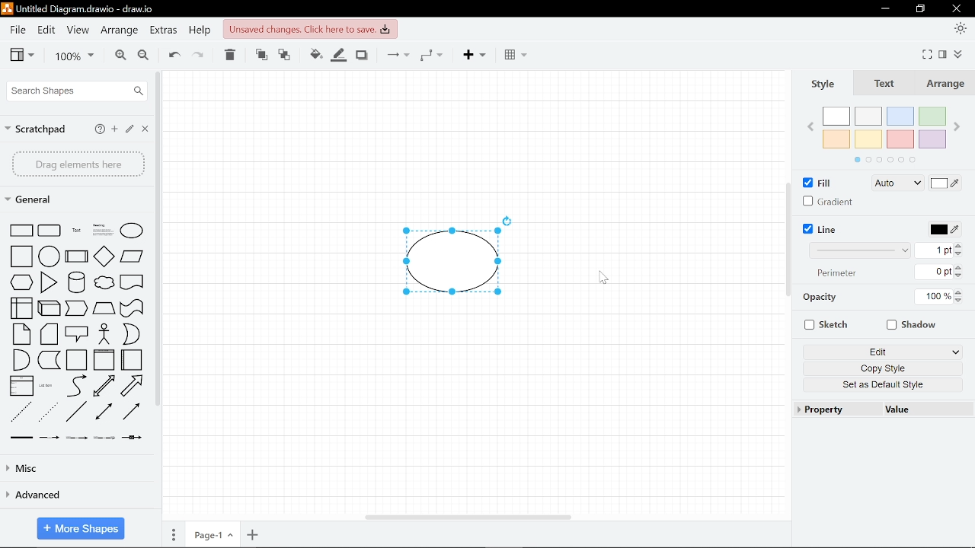 The width and height of the screenshot is (975, 548). Describe the element at coordinates (102, 230) in the screenshot. I see `heading` at that location.